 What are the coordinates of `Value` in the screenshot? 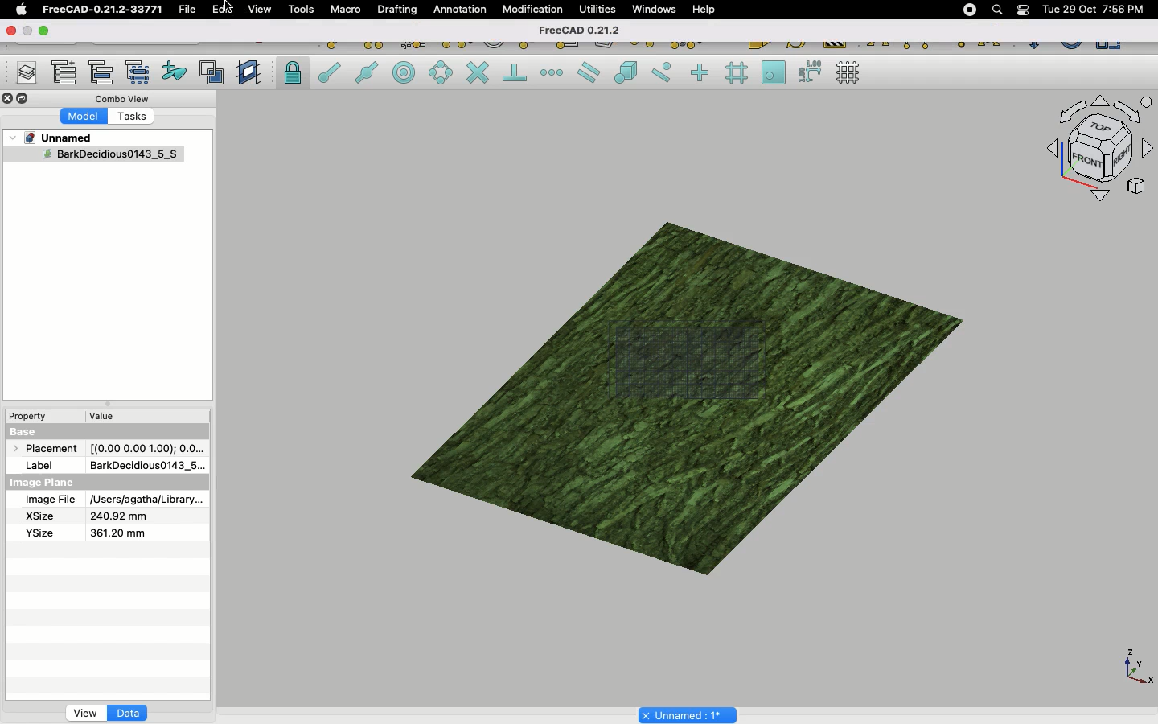 It's located at (102, 419).